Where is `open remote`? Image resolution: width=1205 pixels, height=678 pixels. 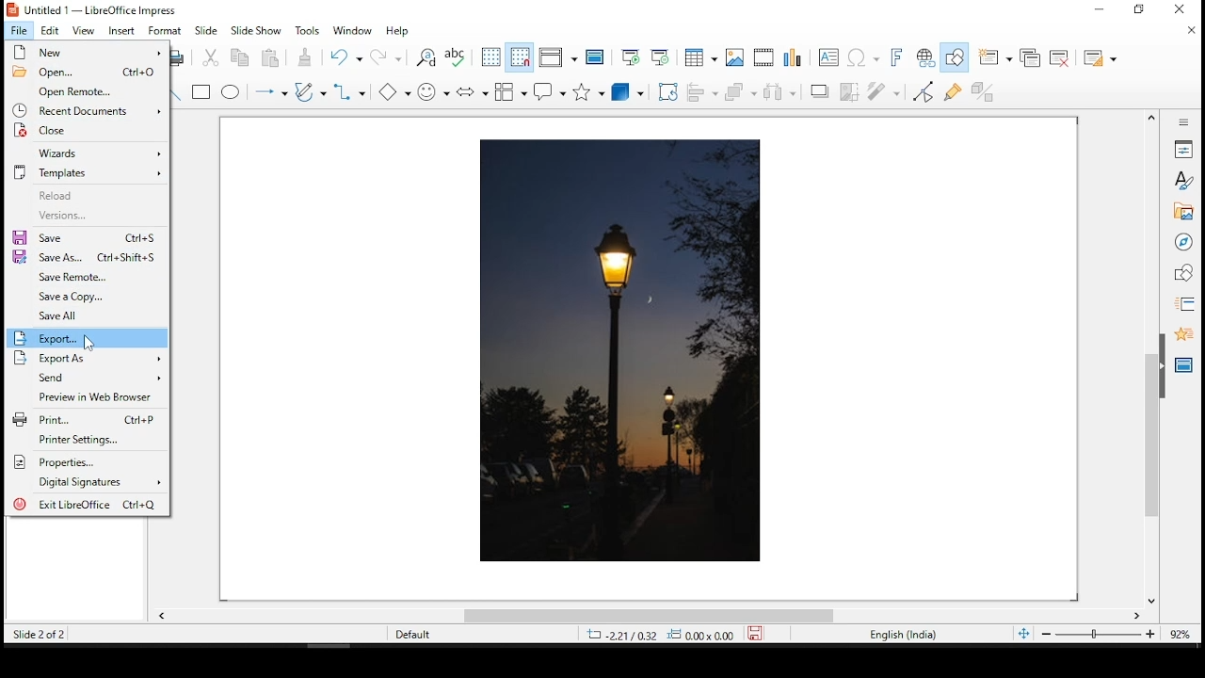 open remote is located at coordinates (87, 89).